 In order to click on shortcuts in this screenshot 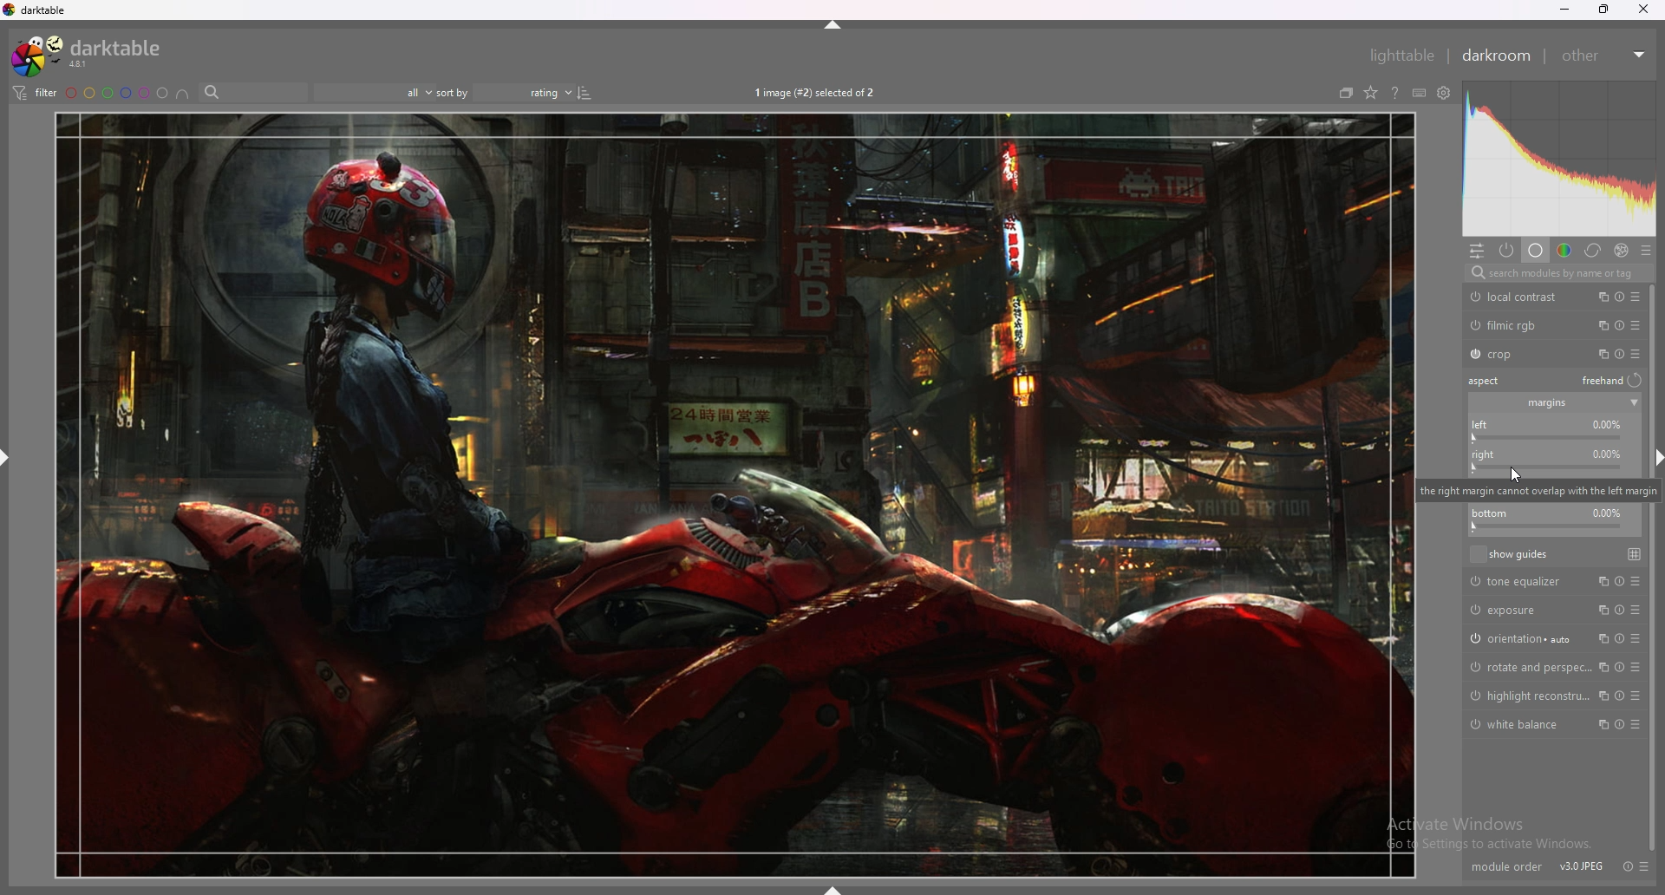, I will do `click(1420, 93)`.